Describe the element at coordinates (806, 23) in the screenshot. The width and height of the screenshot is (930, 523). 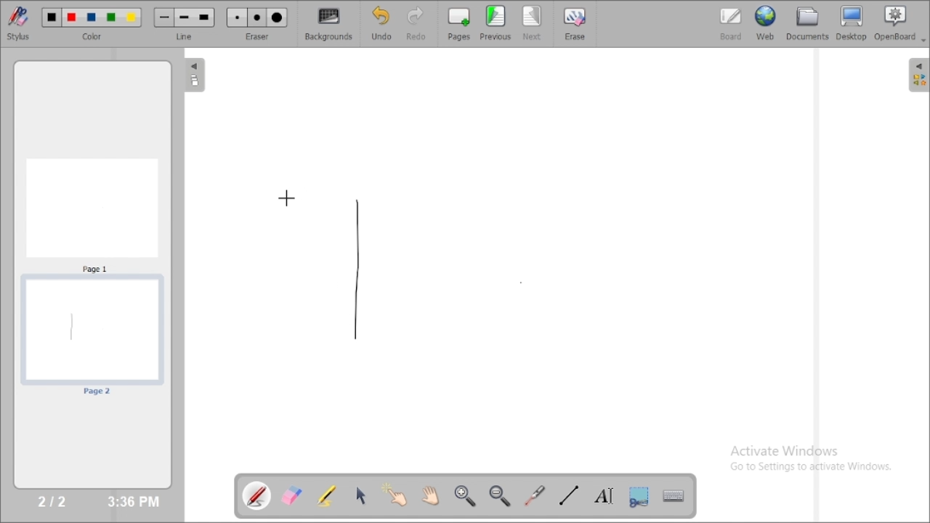
I see `documents` at that location.